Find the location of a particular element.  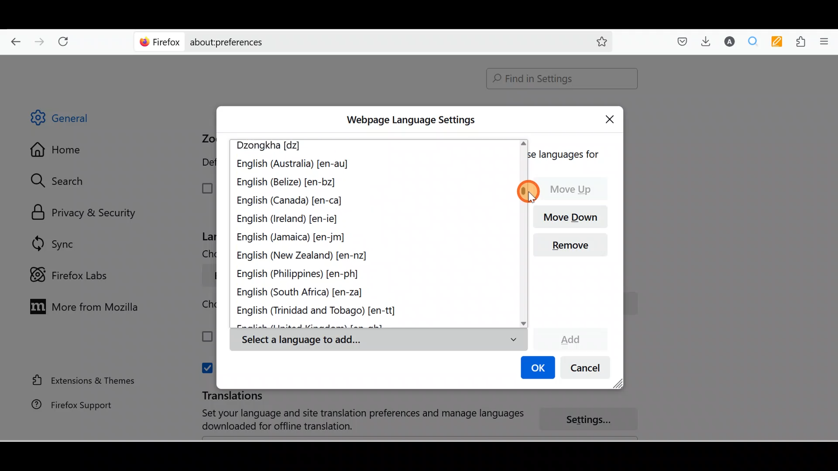

English (South Africa) [en-za] is located at coordinates (306, 294).